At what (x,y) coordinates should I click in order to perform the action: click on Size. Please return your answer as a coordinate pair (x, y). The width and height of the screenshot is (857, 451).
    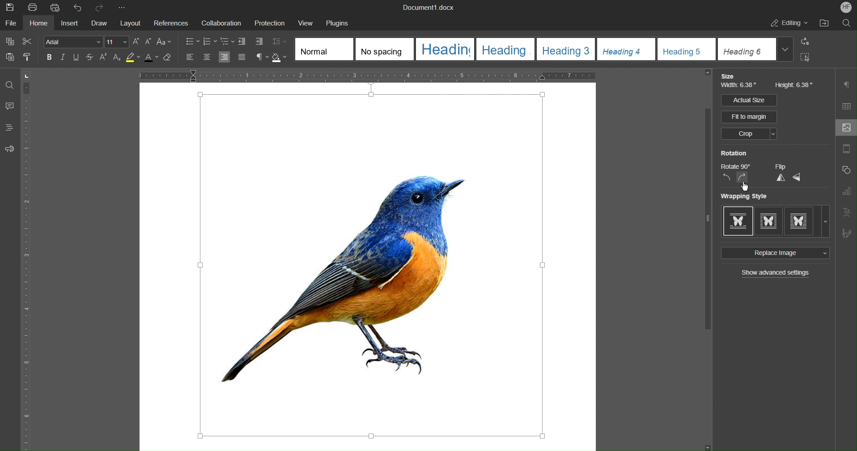
    Looking at the image, I should click on (728, 75).